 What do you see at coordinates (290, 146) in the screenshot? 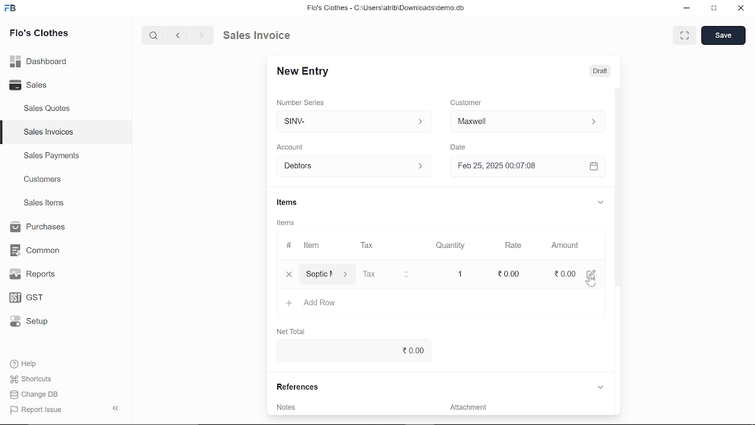
I see `‘Account` at bounding box center [290, 146].